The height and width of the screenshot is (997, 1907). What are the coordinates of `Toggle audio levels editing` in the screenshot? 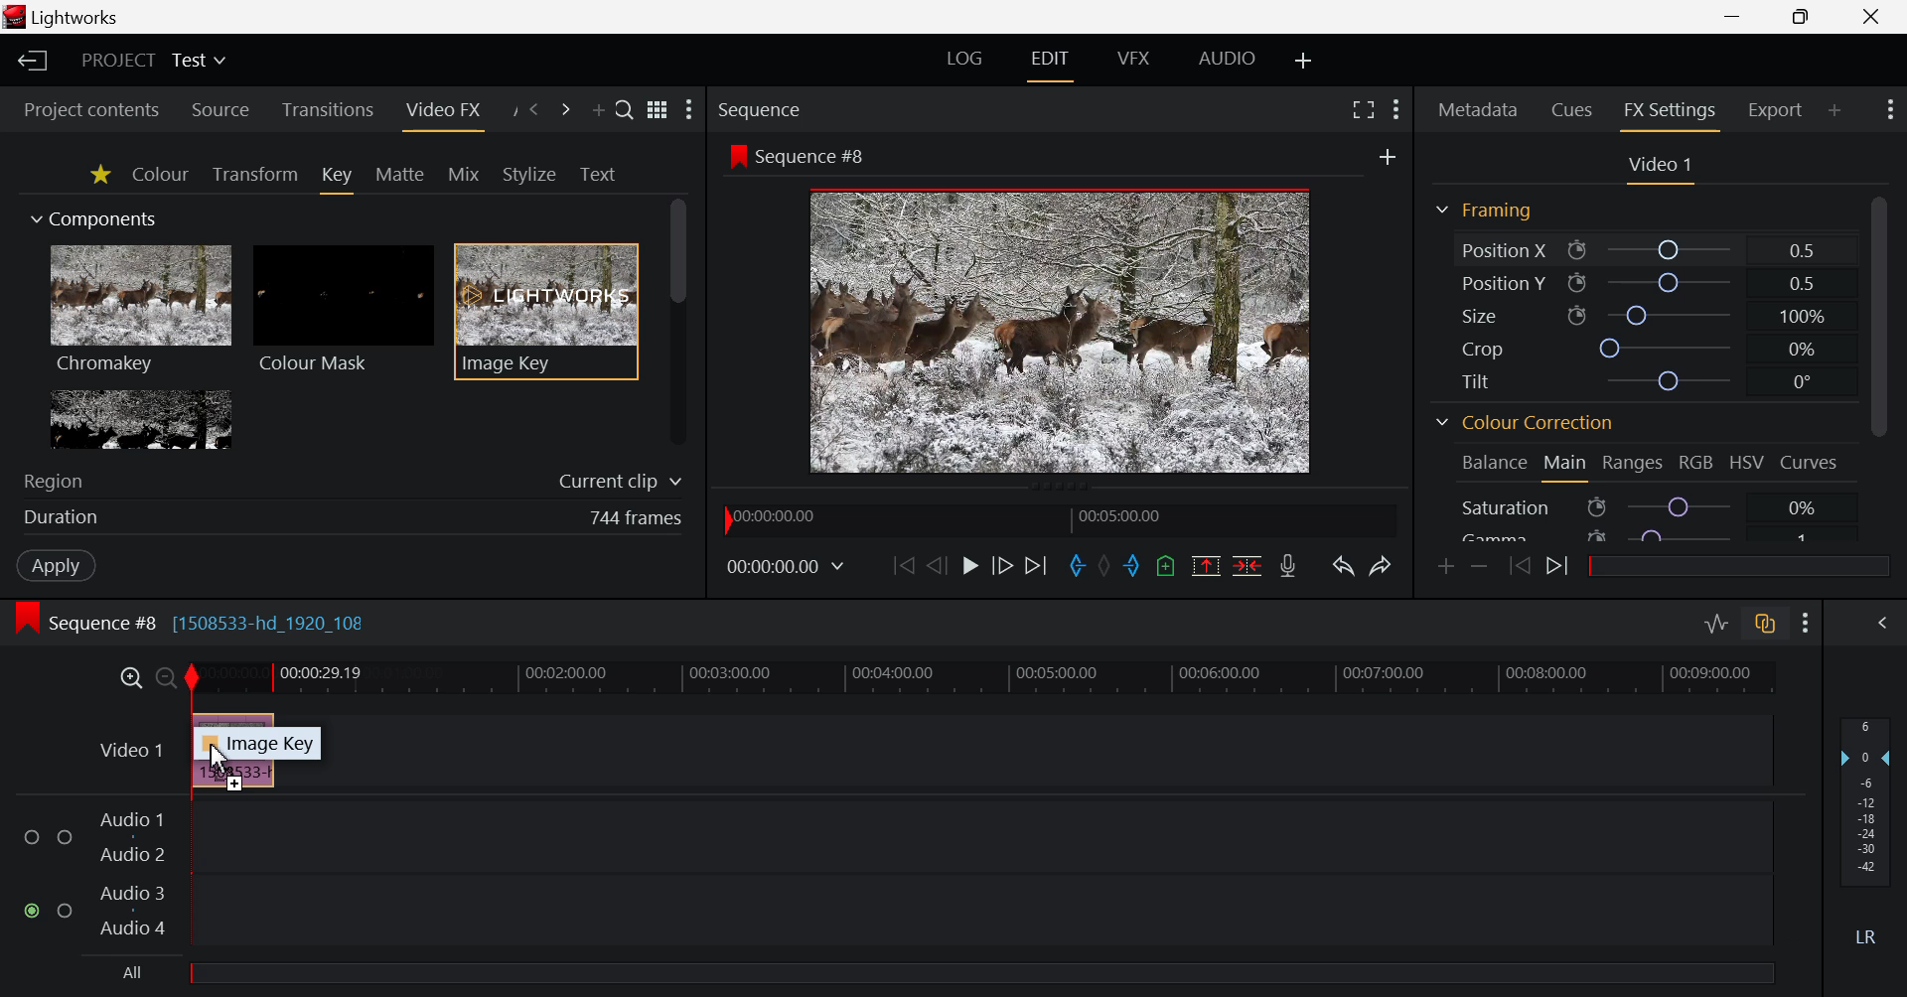 It's located at (1715, 625).